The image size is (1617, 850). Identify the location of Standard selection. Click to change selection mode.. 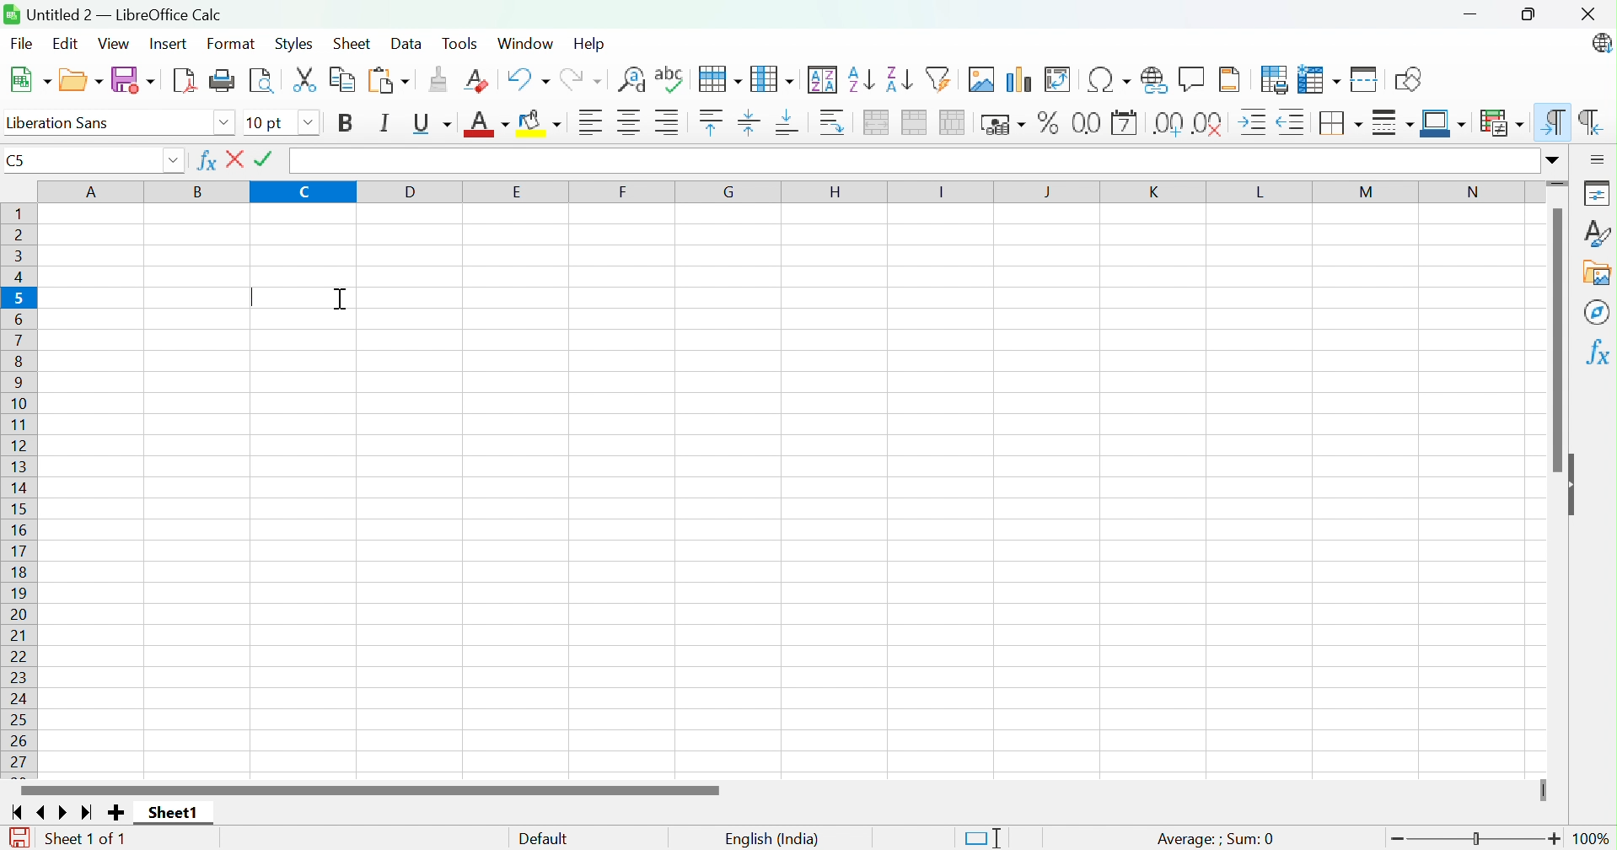
(982, 838).